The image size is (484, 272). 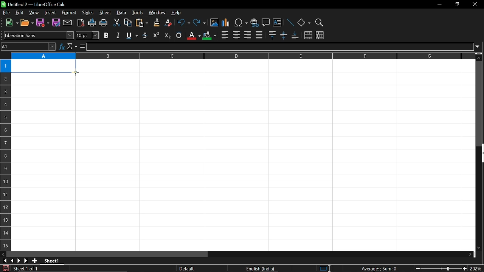 I want to click on Sheet 1 of 1, so click(x=26, y=269).